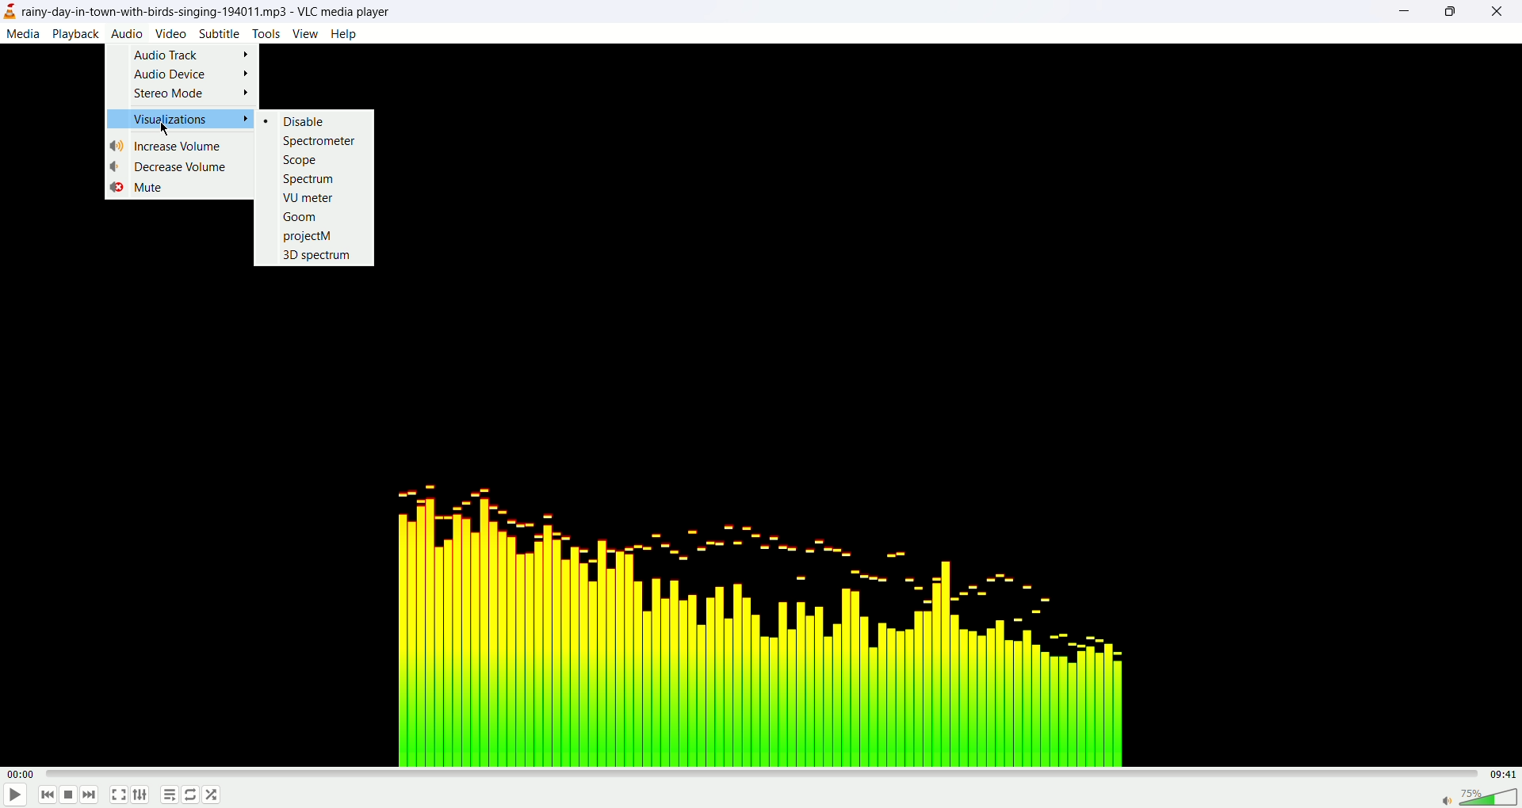 This screenshot has height=808, width=1522. What do you see at coordinates (67, 795) in the screenshot?
I see `stop` at bounding box center [67, 795].